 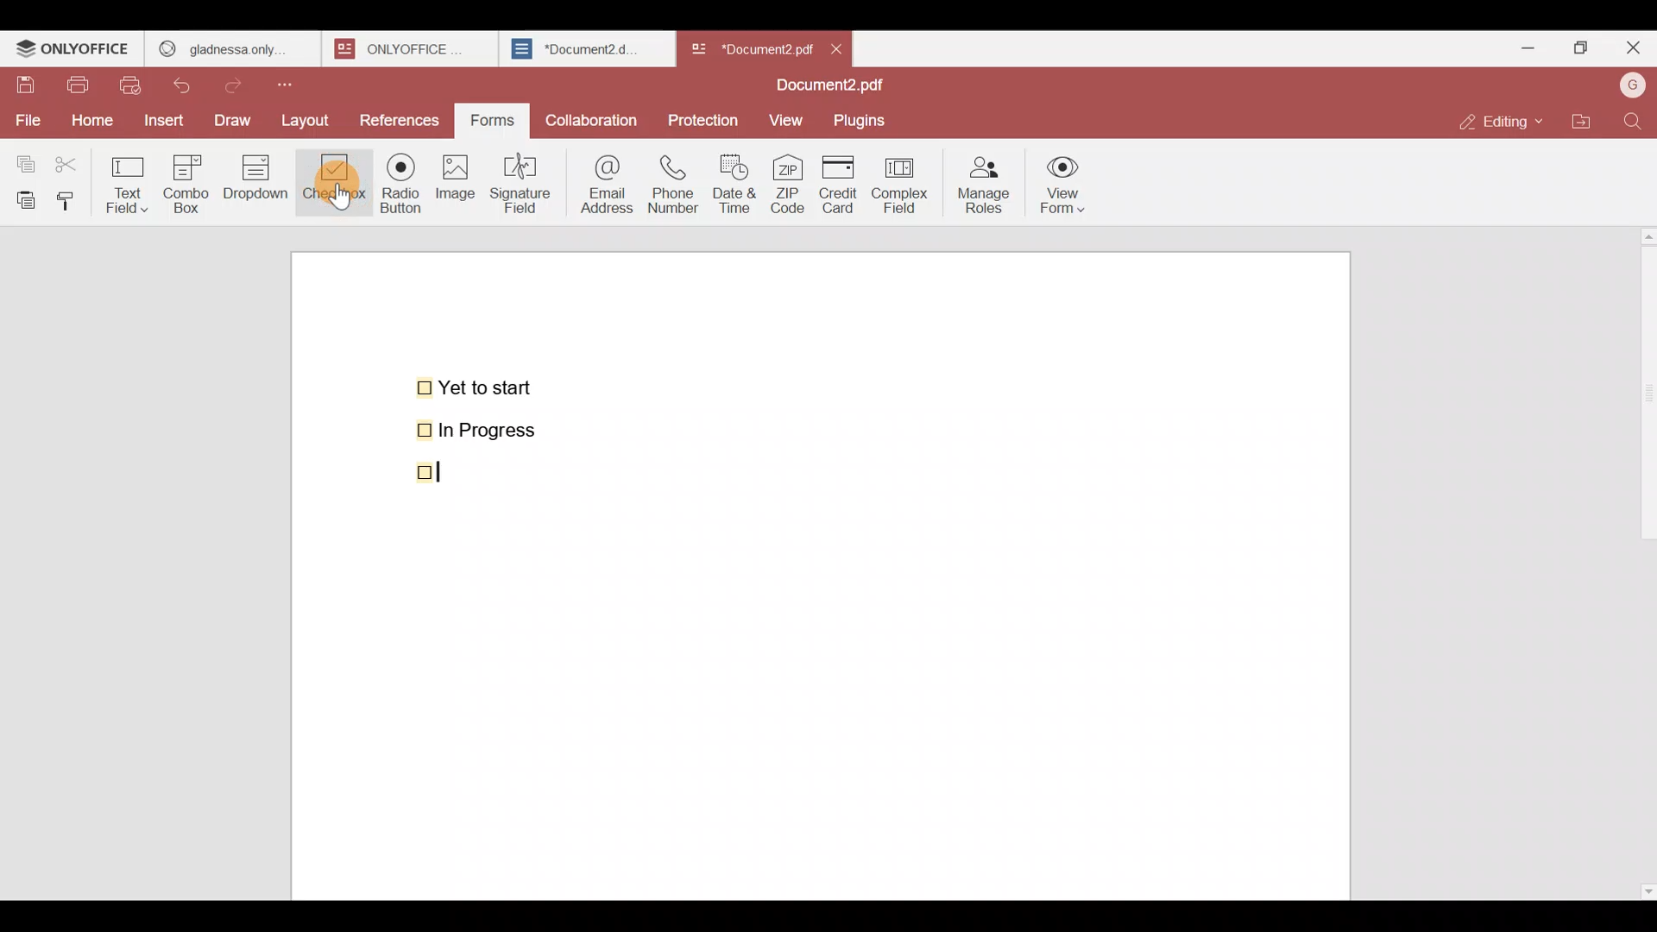 What do you see at coordinates (299, 81) in the screenshot?
I see `Customize quick access toolbar` at bounding box center [299, 81].